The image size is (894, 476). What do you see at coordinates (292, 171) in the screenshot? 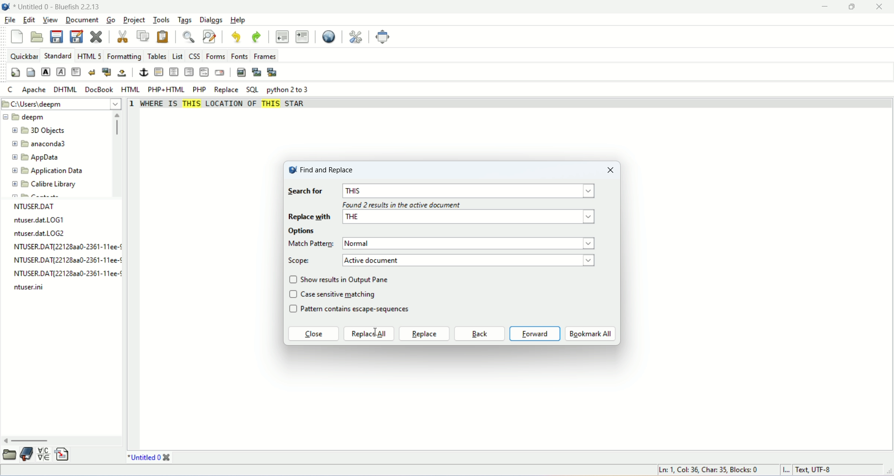
I see `logo` at bounding box center [292, 171].